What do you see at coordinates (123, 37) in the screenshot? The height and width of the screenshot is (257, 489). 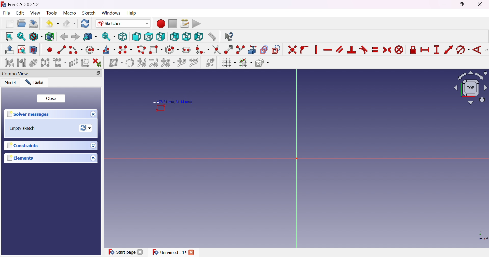 I see `Isometric` at bounding box center [123, 37].